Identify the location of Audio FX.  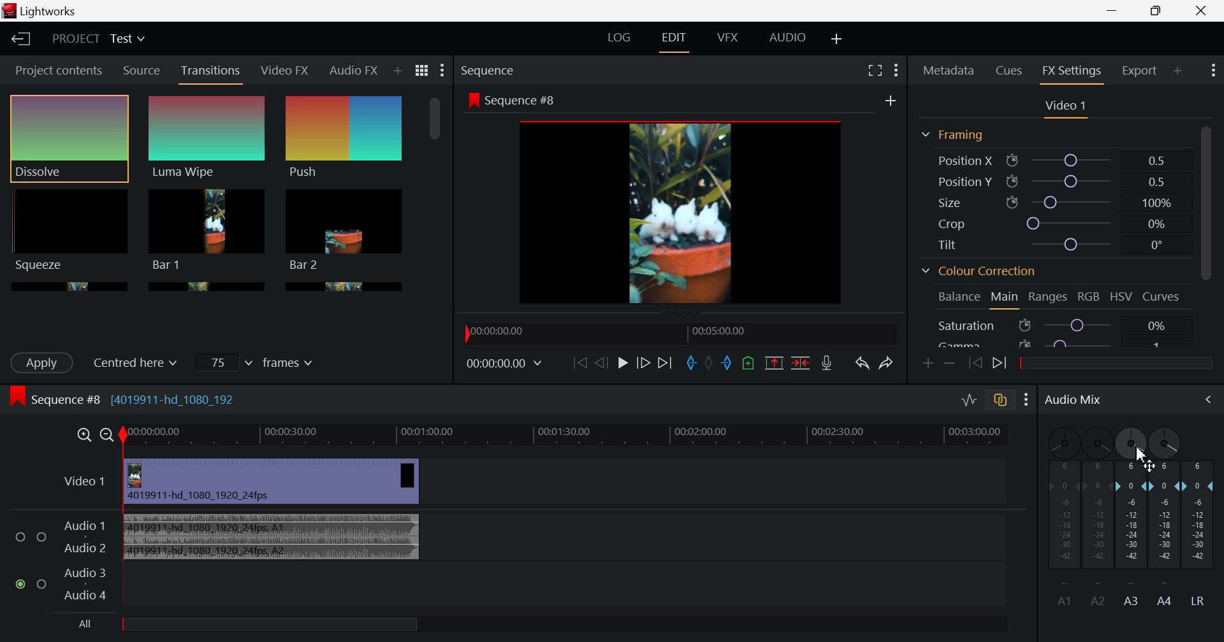
(353, 73).